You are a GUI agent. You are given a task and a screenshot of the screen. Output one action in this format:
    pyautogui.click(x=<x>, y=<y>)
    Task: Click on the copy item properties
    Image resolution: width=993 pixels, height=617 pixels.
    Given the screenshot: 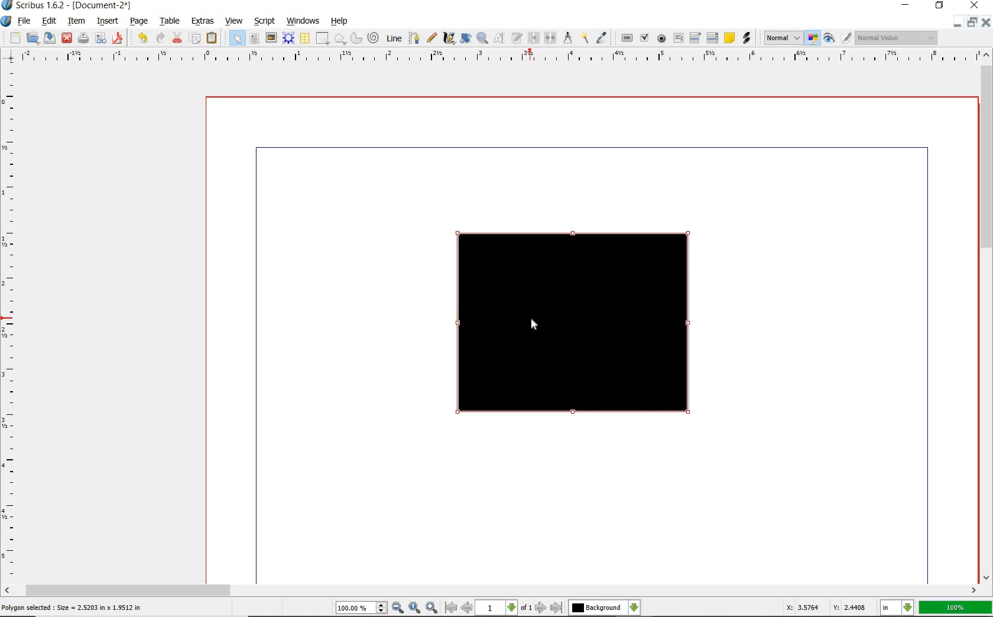 What is the action you would take?
    pyautogui.click(x=585, y=40)
    